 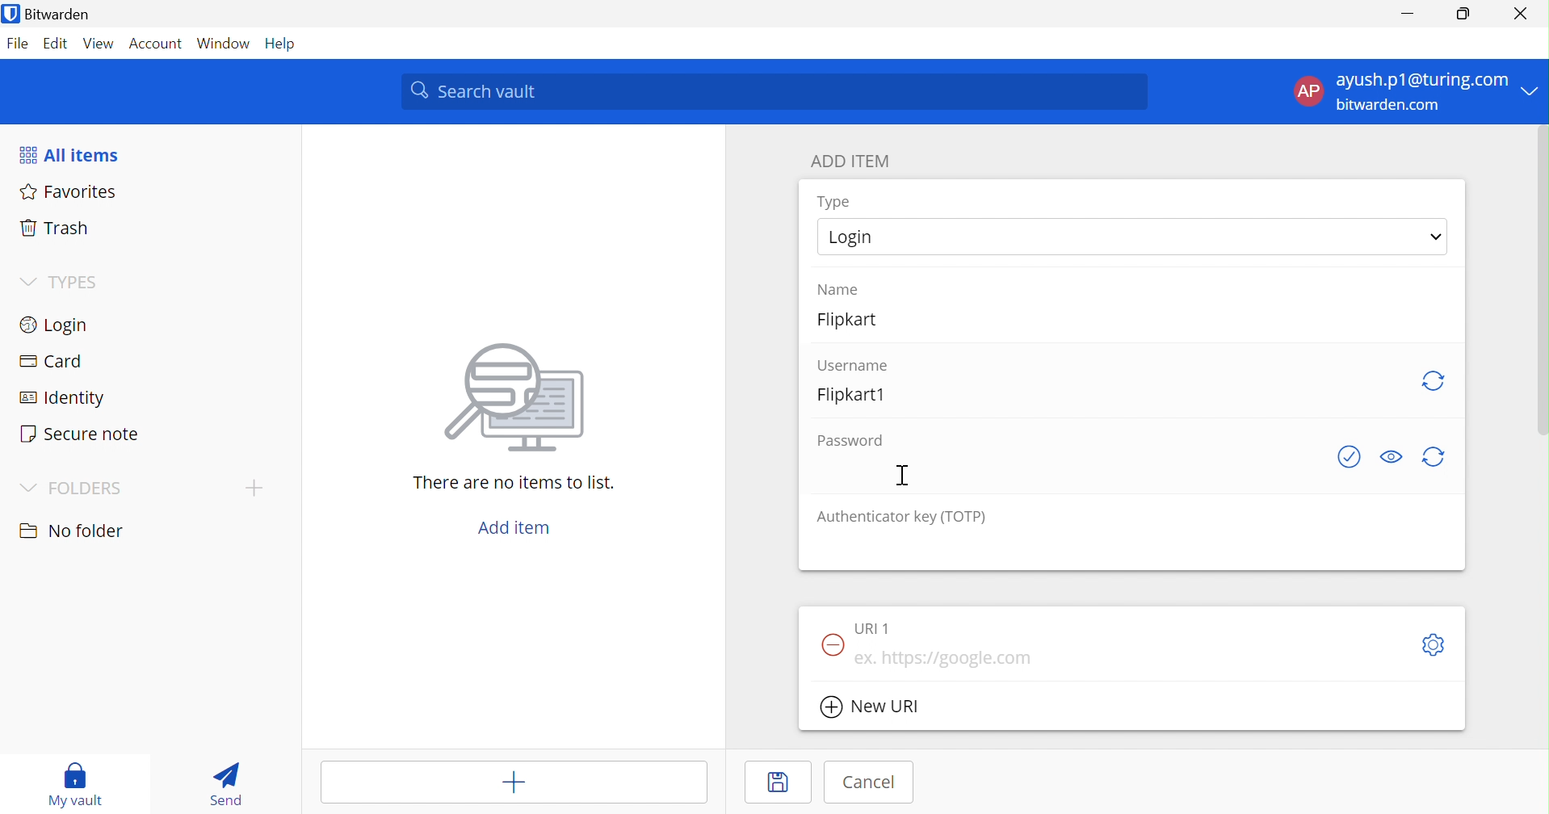 I want to click on Authenticator key (TOTP), so click(x=903, y=518).